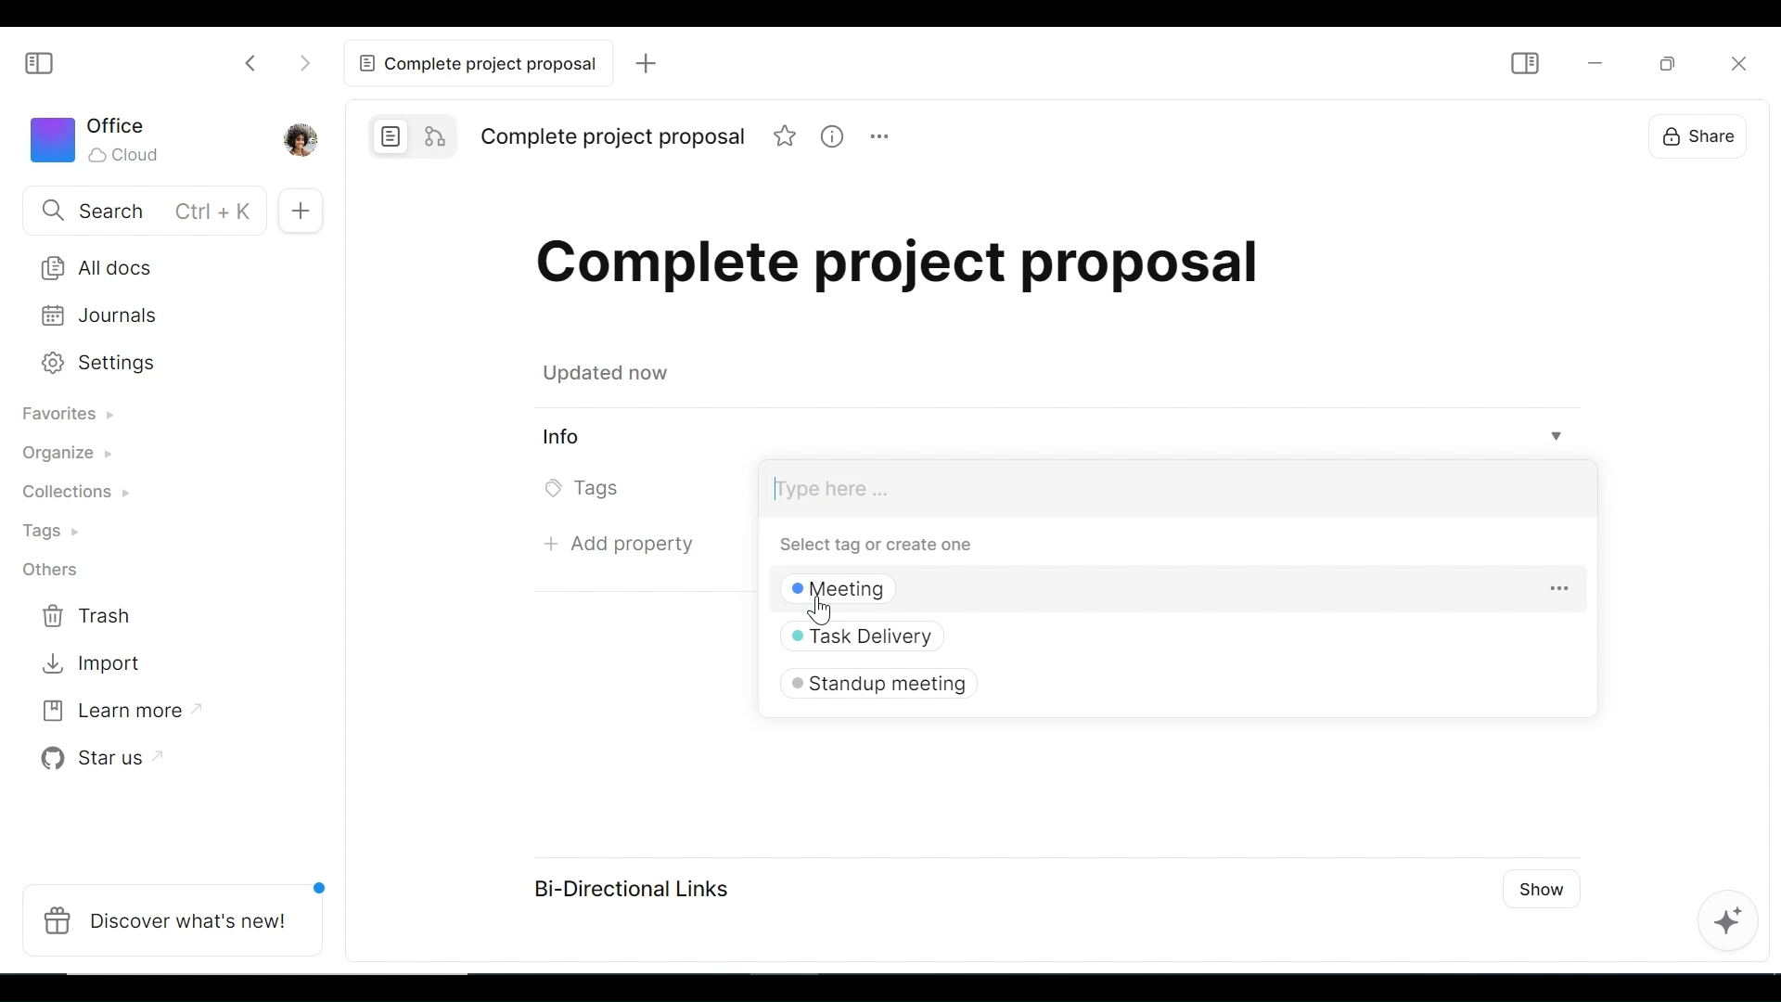 This screenshot has width=1781, height=1002. I want to click on Show/Hide Sidebar, so click(40, 61).